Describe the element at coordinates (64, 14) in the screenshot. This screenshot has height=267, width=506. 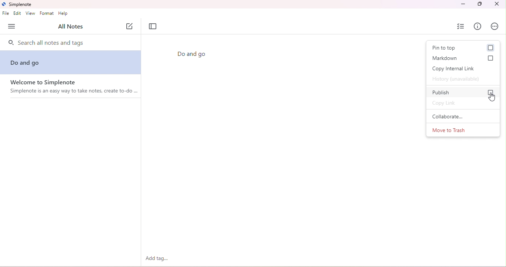
I see `help` at that location.